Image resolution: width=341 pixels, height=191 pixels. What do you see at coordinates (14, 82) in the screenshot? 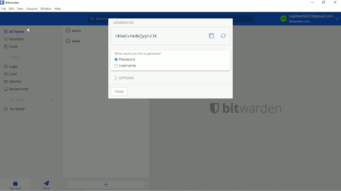
I see `Identity` at bounding box center [14, 82].